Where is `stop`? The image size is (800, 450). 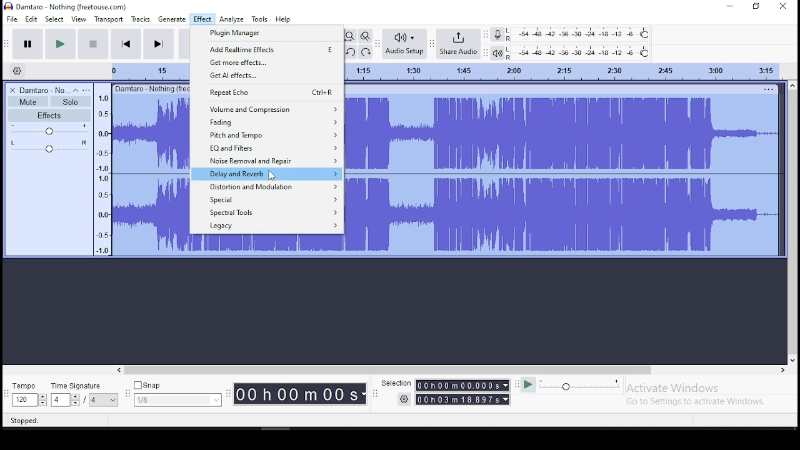
stop is located at coordinates (93, 43).